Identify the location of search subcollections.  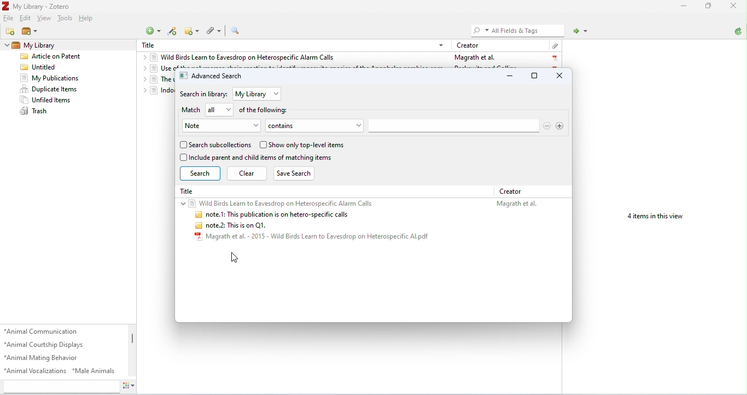
(220, 145).